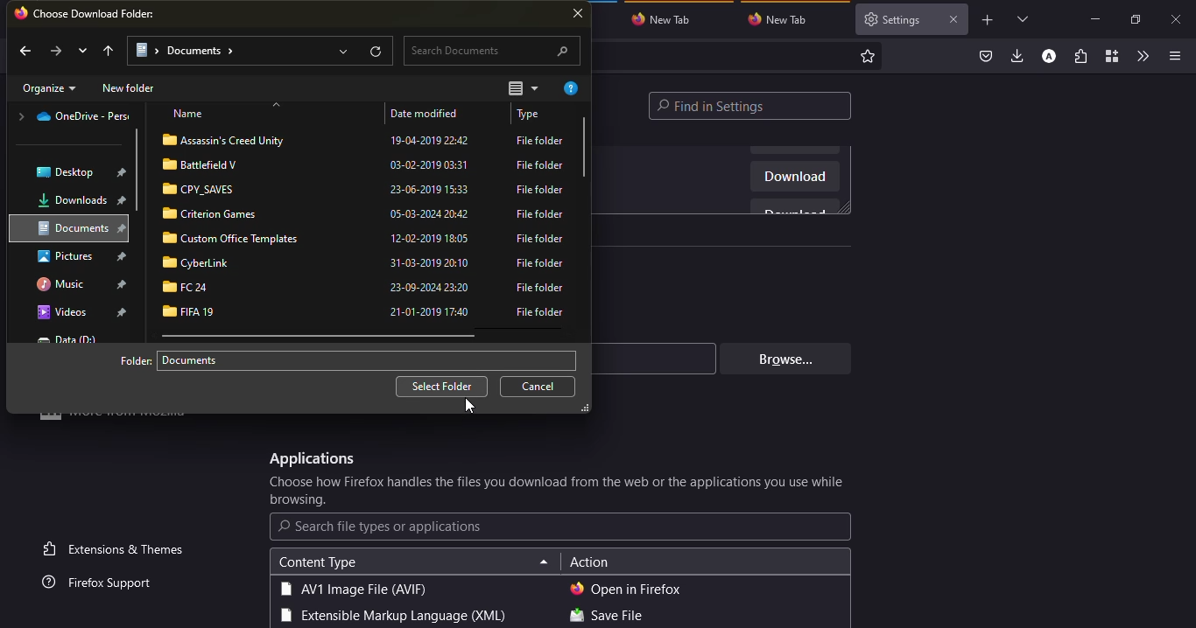 This screenshot has width=1196, height=628. What do you see at coordinates (750, 106) in the screenshot?
I see `find` at bounding box center [750, 106].